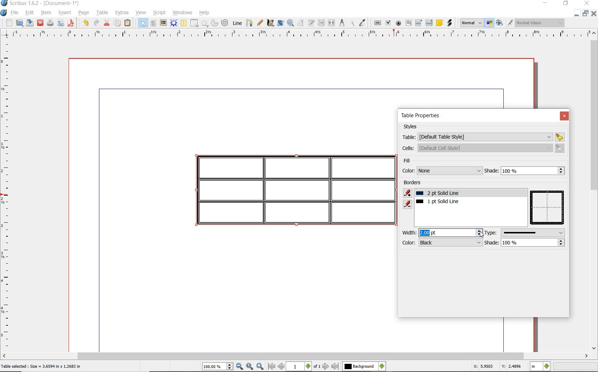  I want to click on close, so click(564, 116).